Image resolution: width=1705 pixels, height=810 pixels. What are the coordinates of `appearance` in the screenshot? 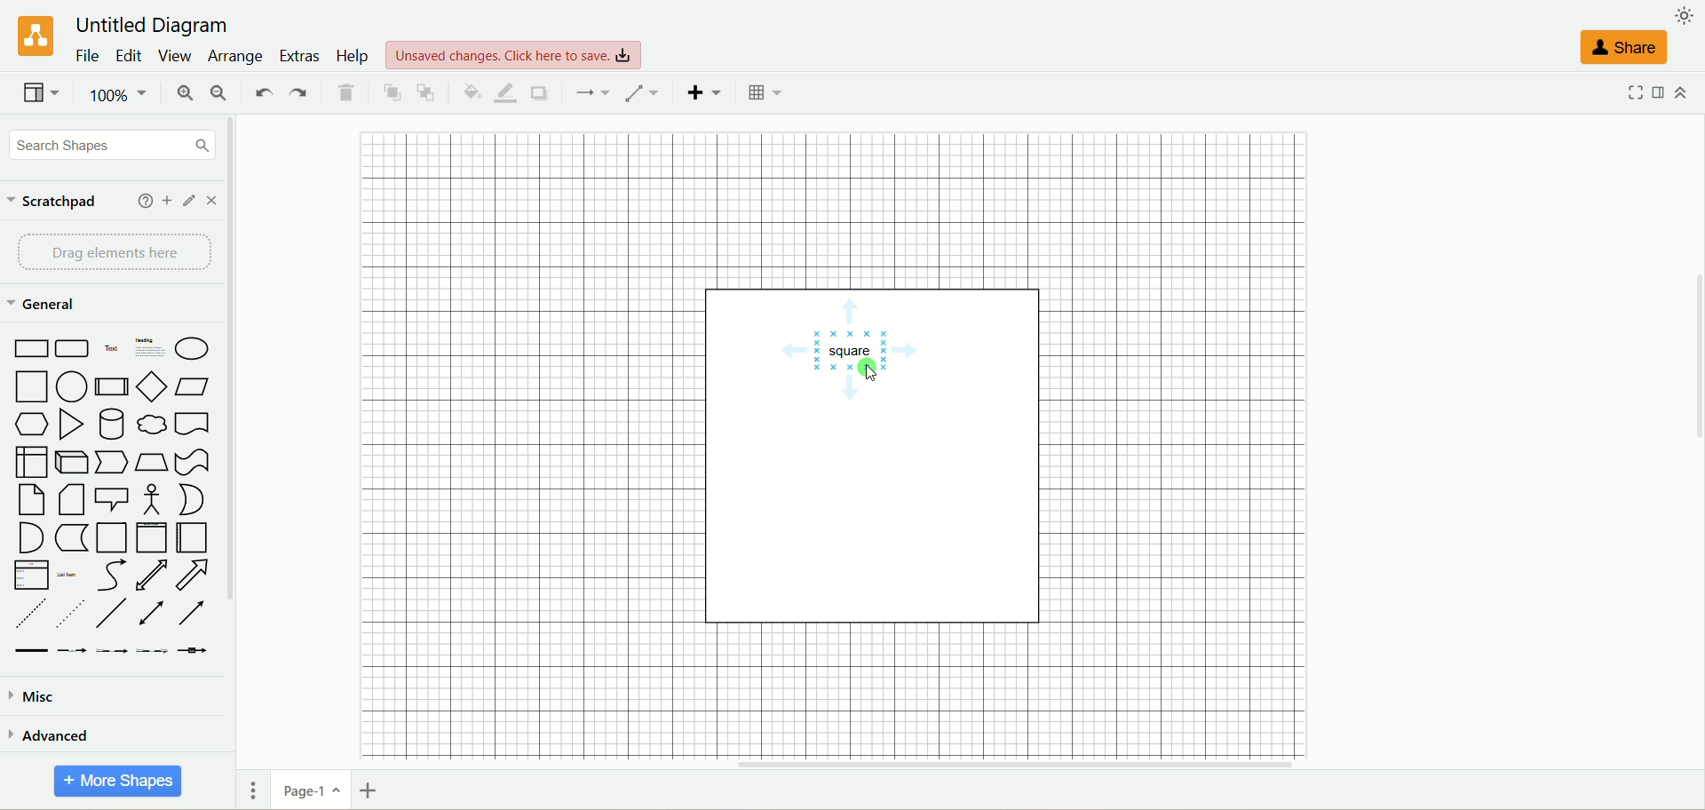 It's located at (1683, 16).